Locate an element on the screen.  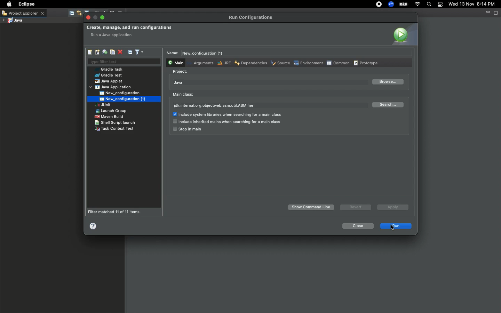
Filter launch configurations is located at coordinates (139, 51).